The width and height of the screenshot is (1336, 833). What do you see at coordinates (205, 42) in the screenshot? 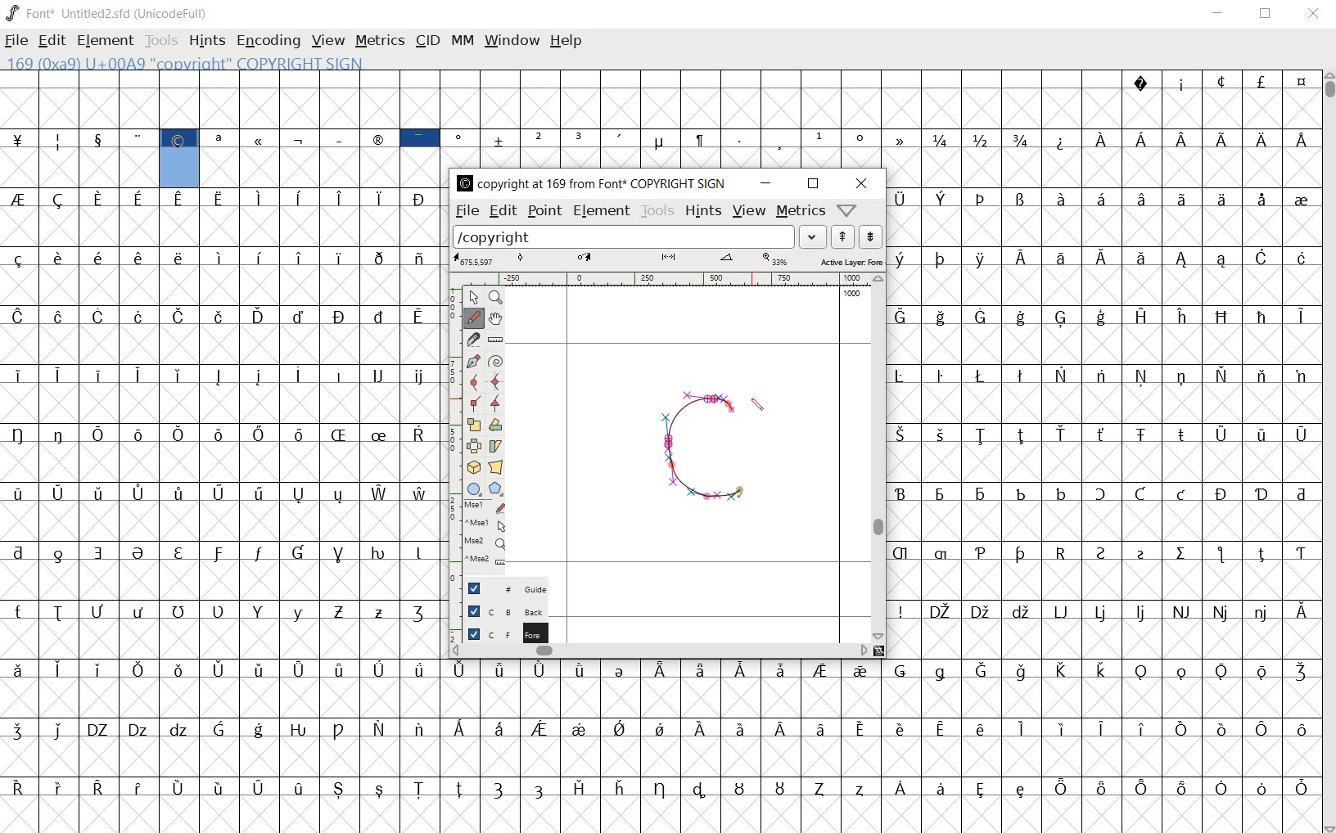
I see `hints` at bounding box center [205, 42].